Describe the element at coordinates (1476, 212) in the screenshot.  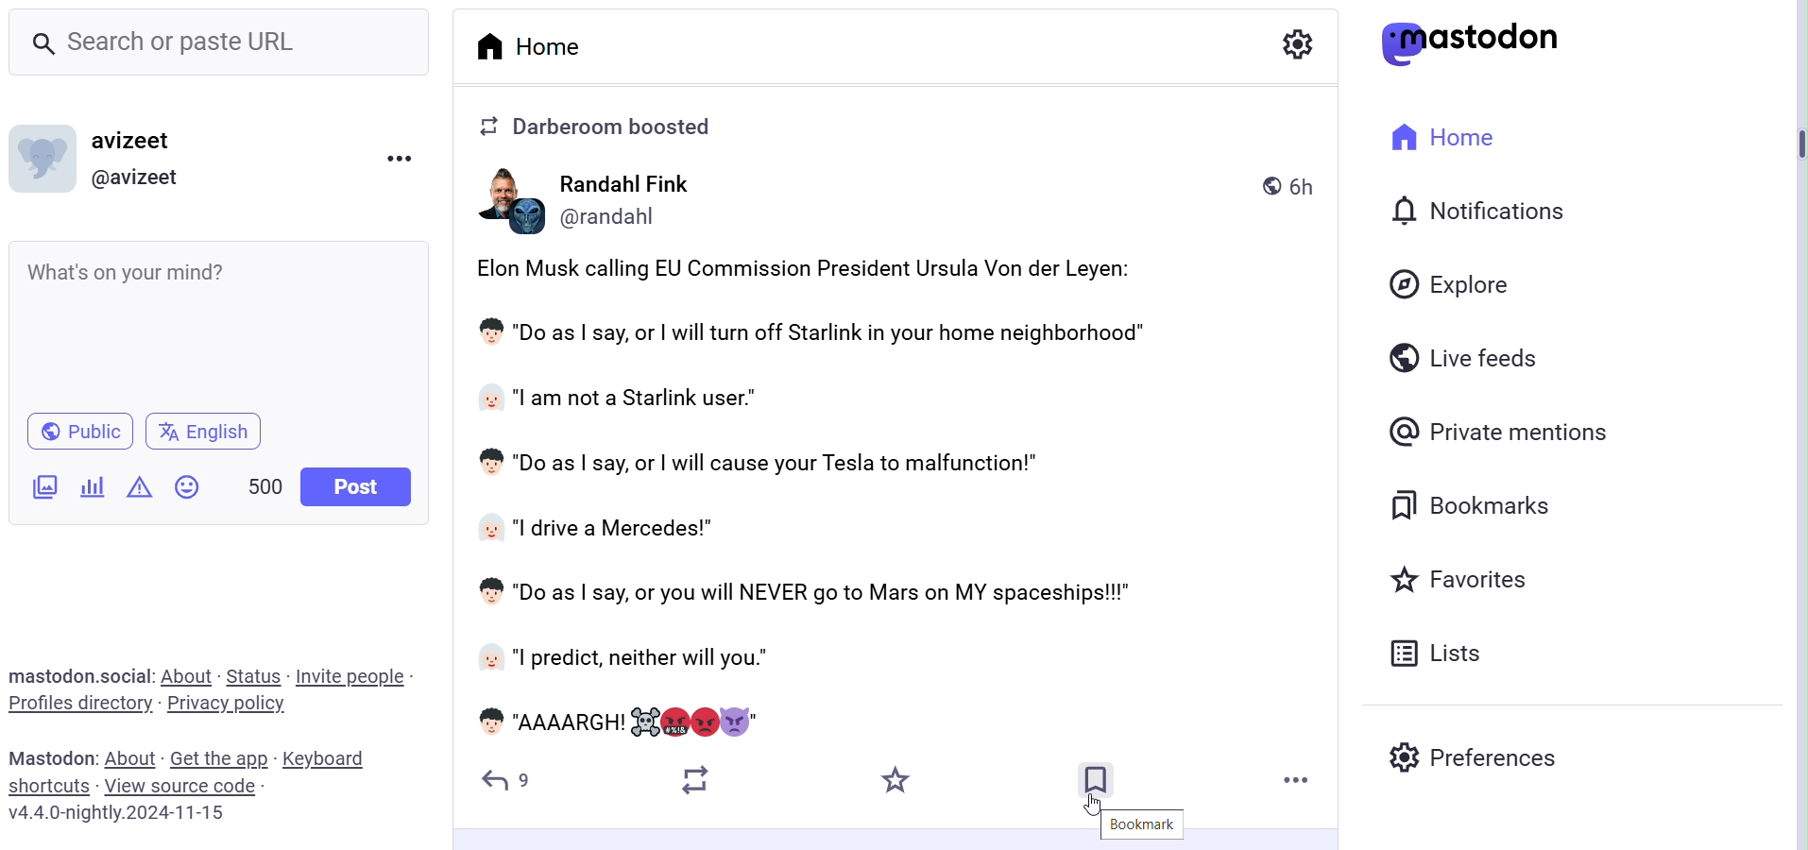
I see `Notification` at that location.